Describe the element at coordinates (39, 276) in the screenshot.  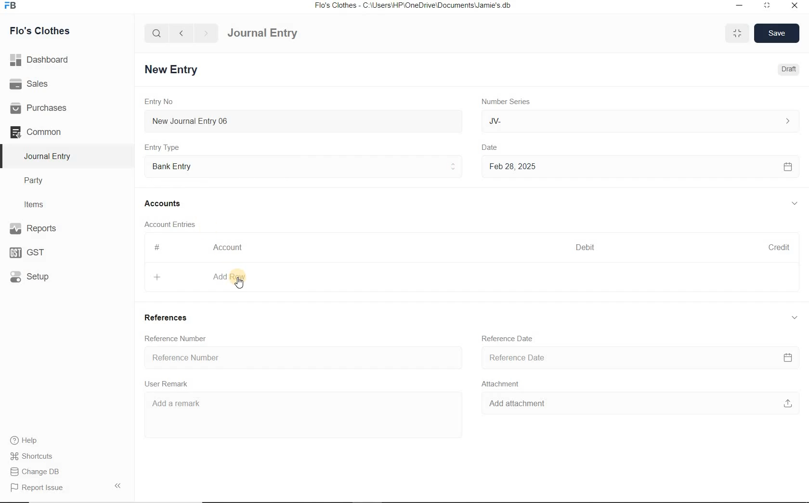
I see `Setup` at that location.